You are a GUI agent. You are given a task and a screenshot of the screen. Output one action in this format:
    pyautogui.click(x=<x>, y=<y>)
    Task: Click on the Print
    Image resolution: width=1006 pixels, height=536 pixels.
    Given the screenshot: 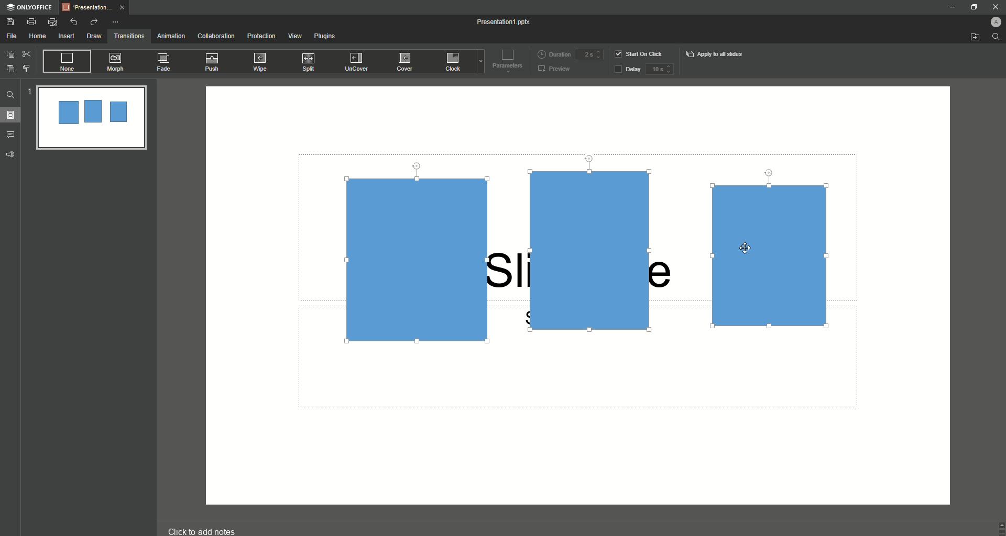 What is the action you would take?
    pyautogui.click(x=31, y=21)
    